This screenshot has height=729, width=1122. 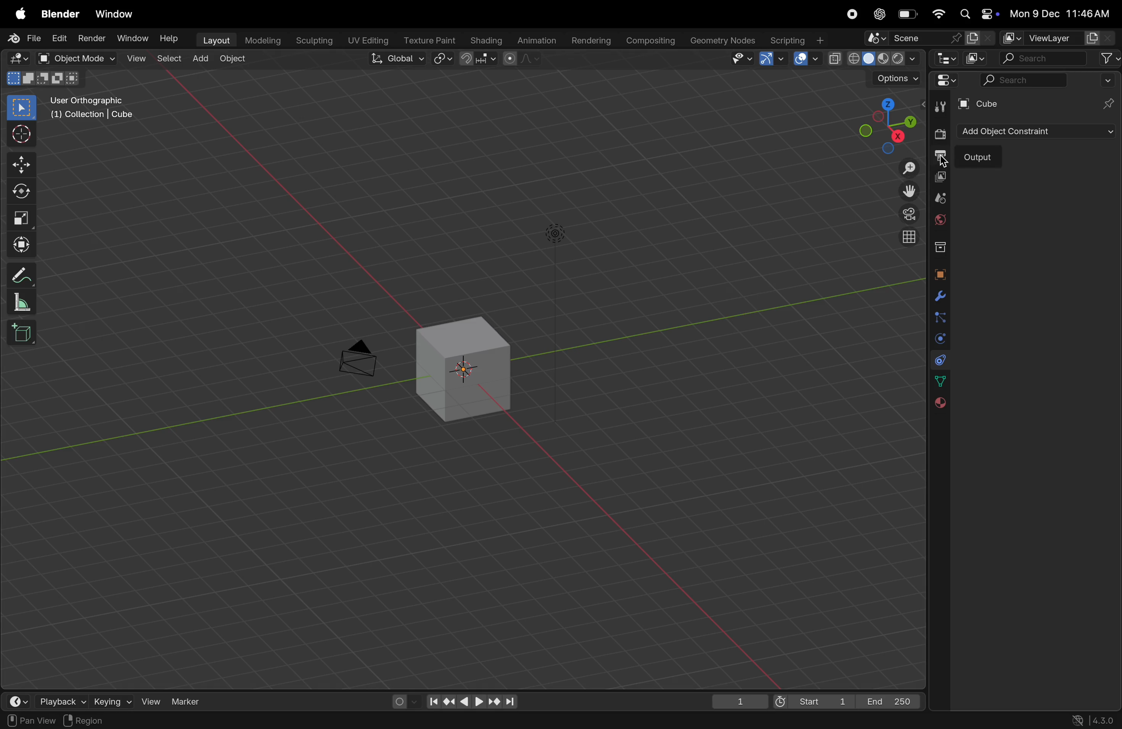 What do you see at coordinates (1061, 13) in the screenshot?
I see `date and time` at bounding box center [1061, 13].